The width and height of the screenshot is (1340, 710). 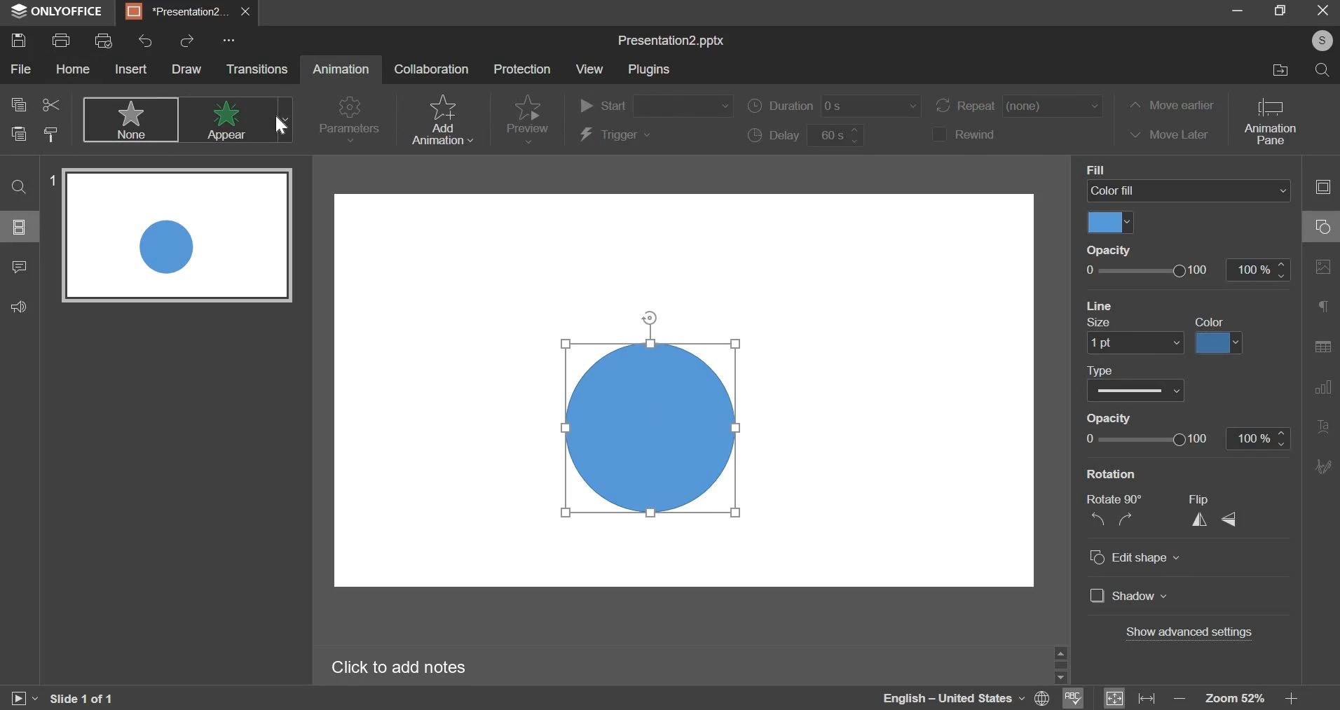 What do you see at coordinates (230, 39) in the screenshot?
I see `` at bounding box center [230, 39].